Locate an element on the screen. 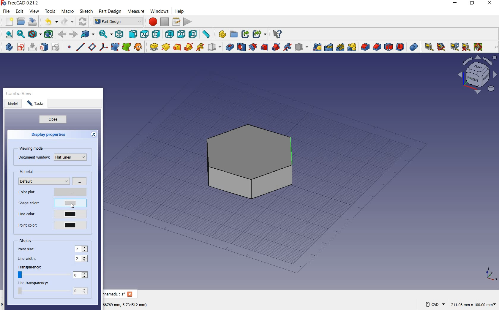  subtractive helix is located at coordinates (288, 48).